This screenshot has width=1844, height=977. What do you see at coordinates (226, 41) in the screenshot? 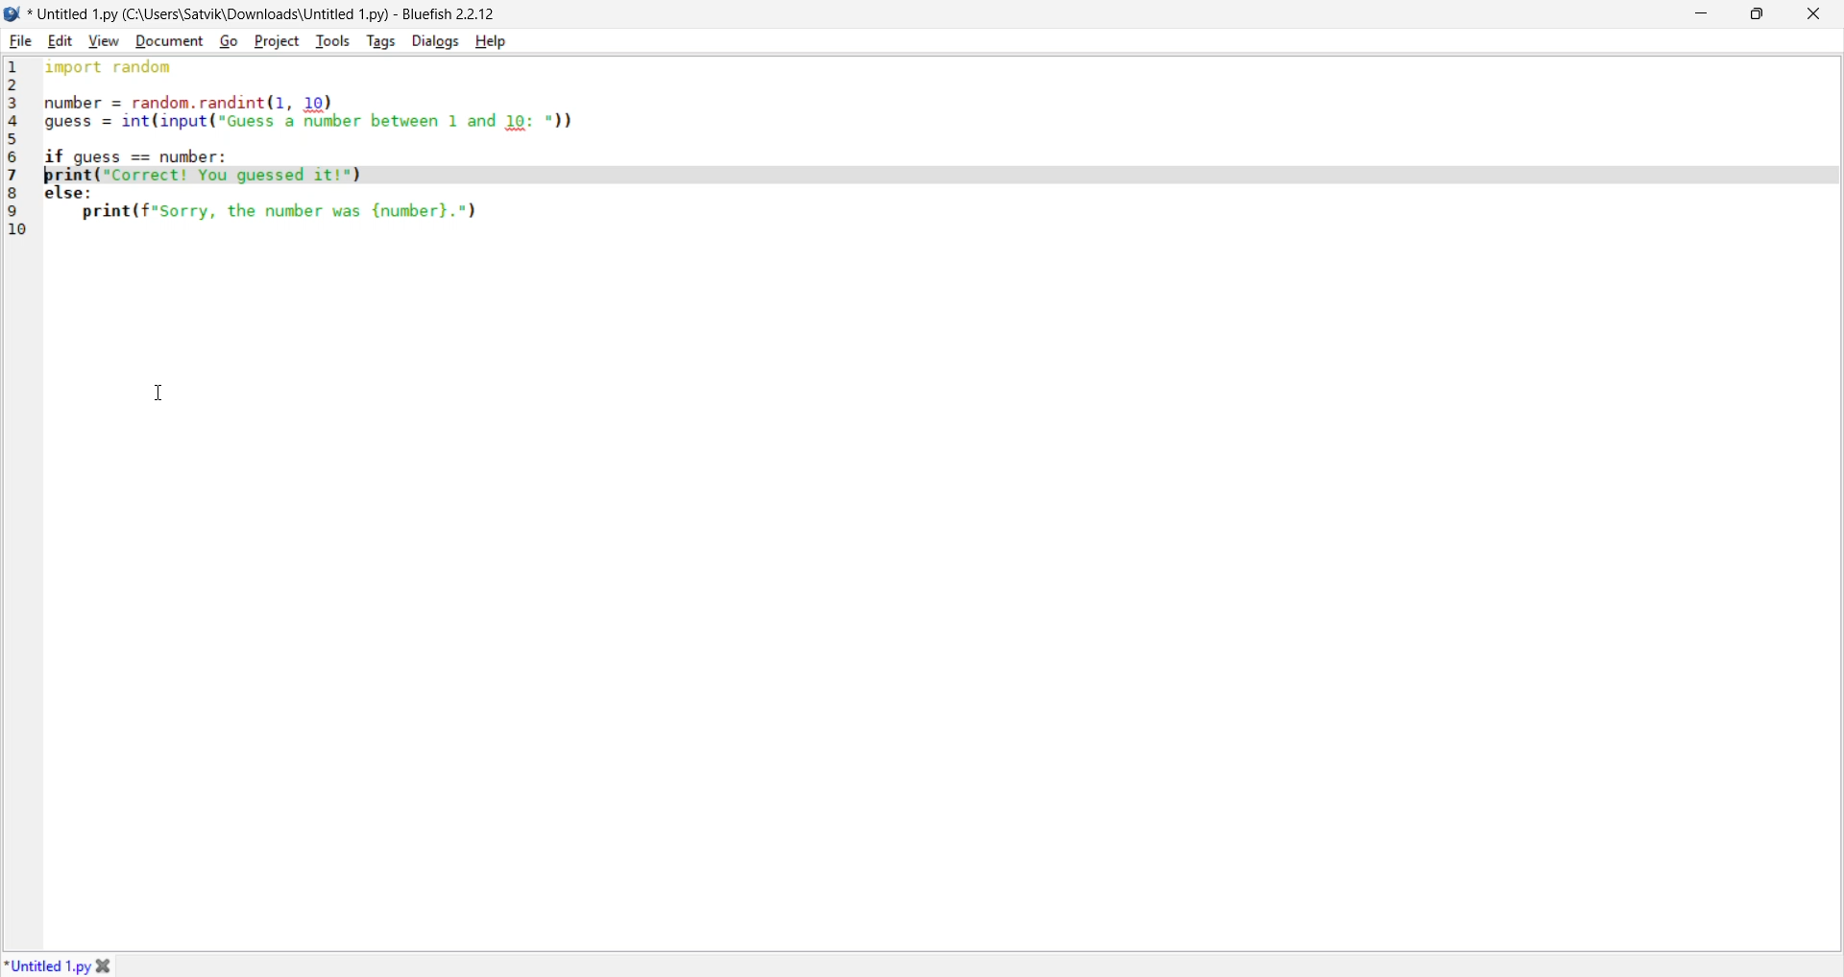
I see `go` at bounding box center [226, 41].